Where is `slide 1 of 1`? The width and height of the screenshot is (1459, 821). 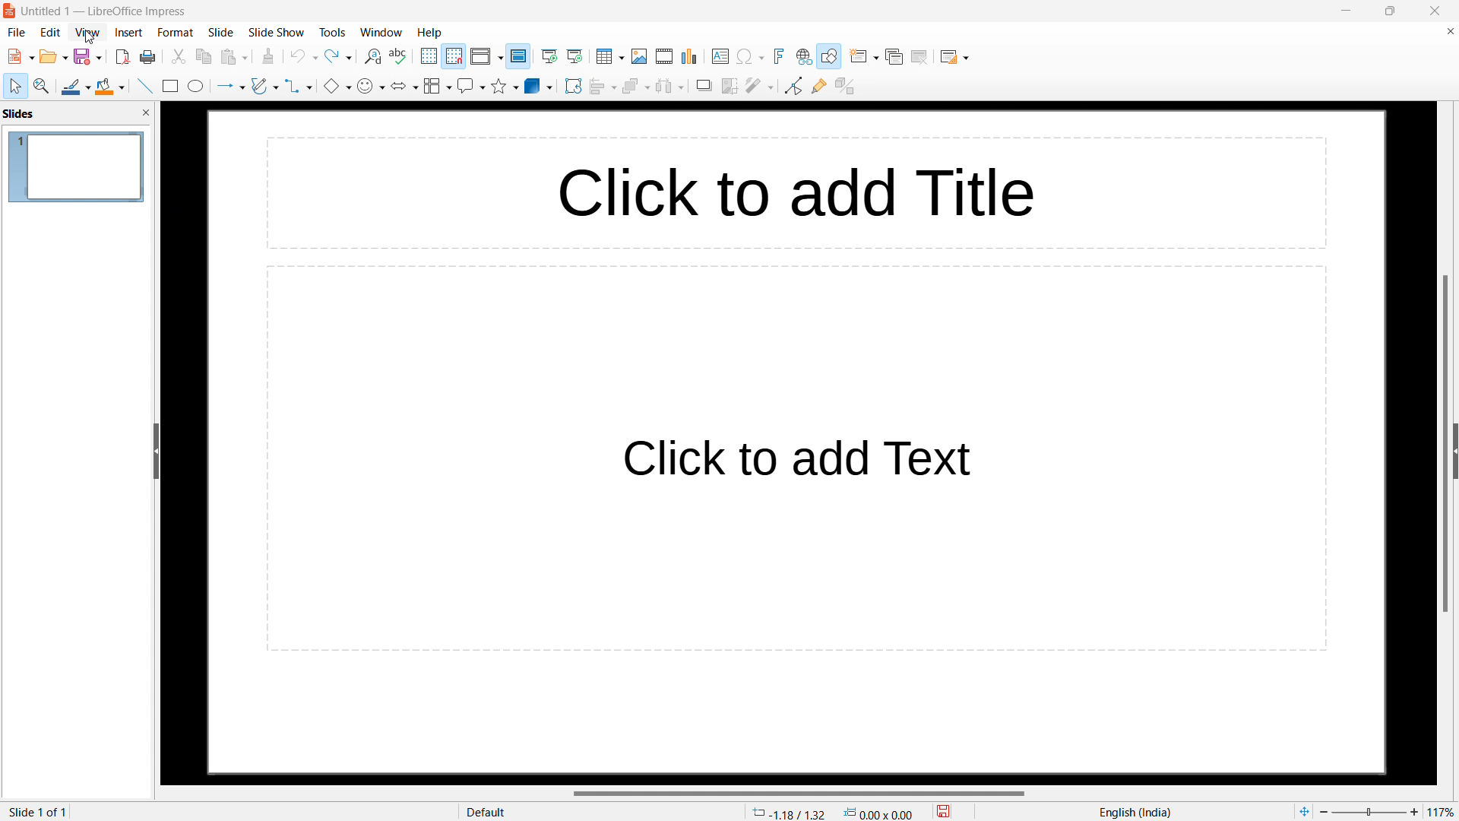 slide 1 of 1 is located at coordinates (37, 812).